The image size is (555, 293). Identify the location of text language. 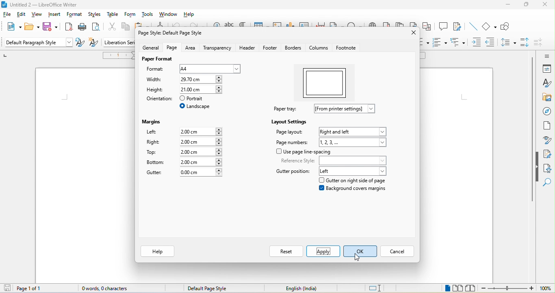
(301, 289).